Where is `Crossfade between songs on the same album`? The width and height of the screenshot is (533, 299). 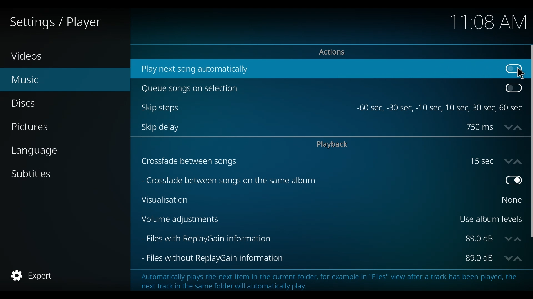
Crossfade between songs on the same album is located at coordinates (311, 180).